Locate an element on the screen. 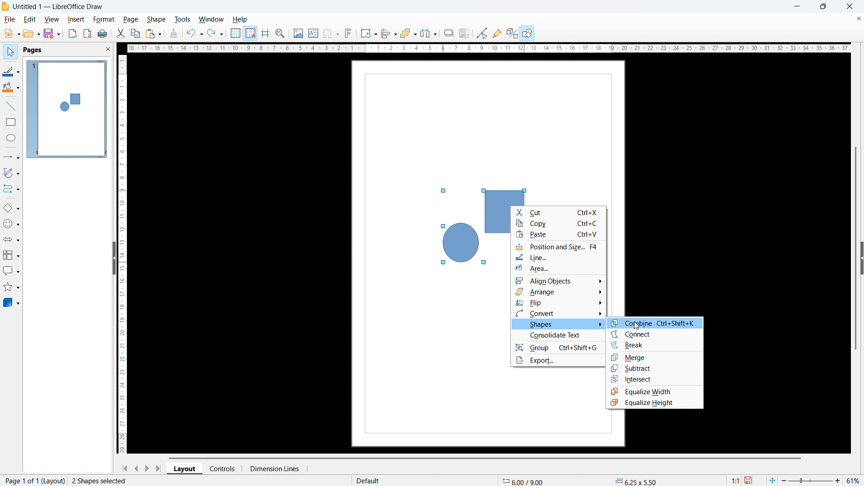  paste is located at coordinates (558, 234).